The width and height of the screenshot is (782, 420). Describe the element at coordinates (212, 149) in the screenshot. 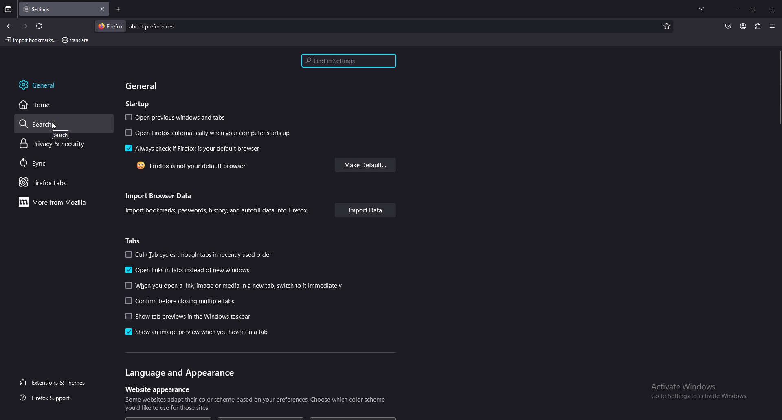

I see `always check if firefox default browser` at that location.